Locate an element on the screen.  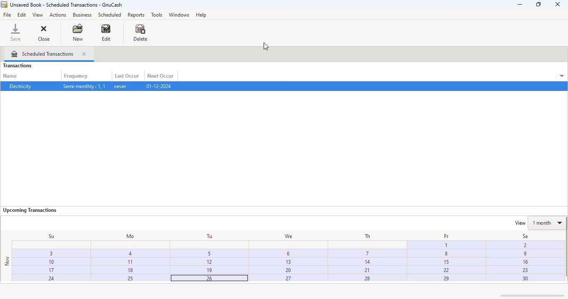
20 is located at coordinates (288, 270).